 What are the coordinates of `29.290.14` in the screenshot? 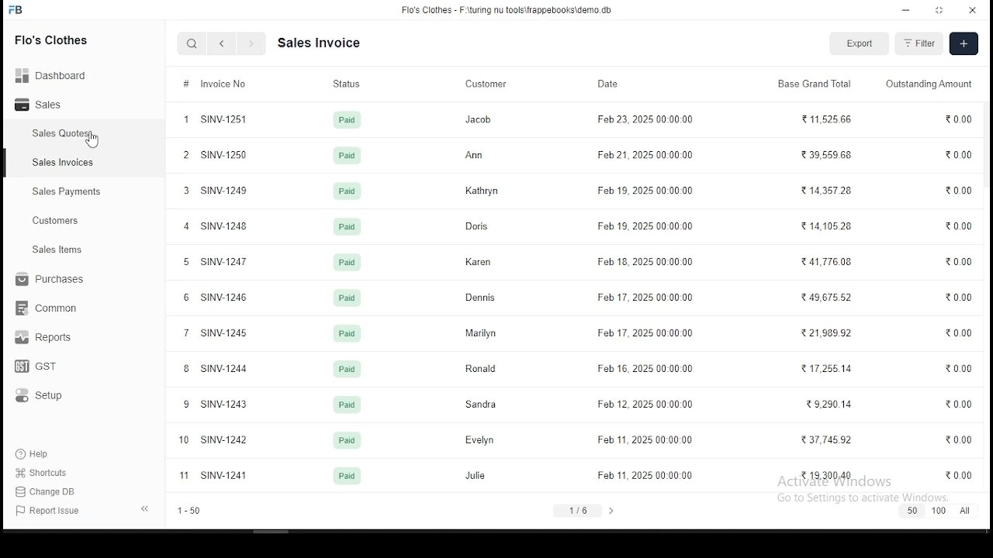 It's located at (829, 401).